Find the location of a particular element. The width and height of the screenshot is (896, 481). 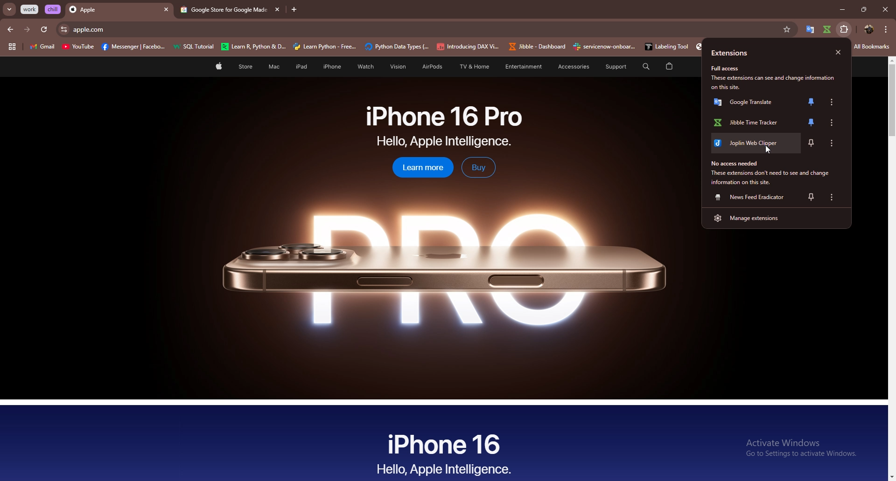

unpin/pin is located at coordinates (812, 102).